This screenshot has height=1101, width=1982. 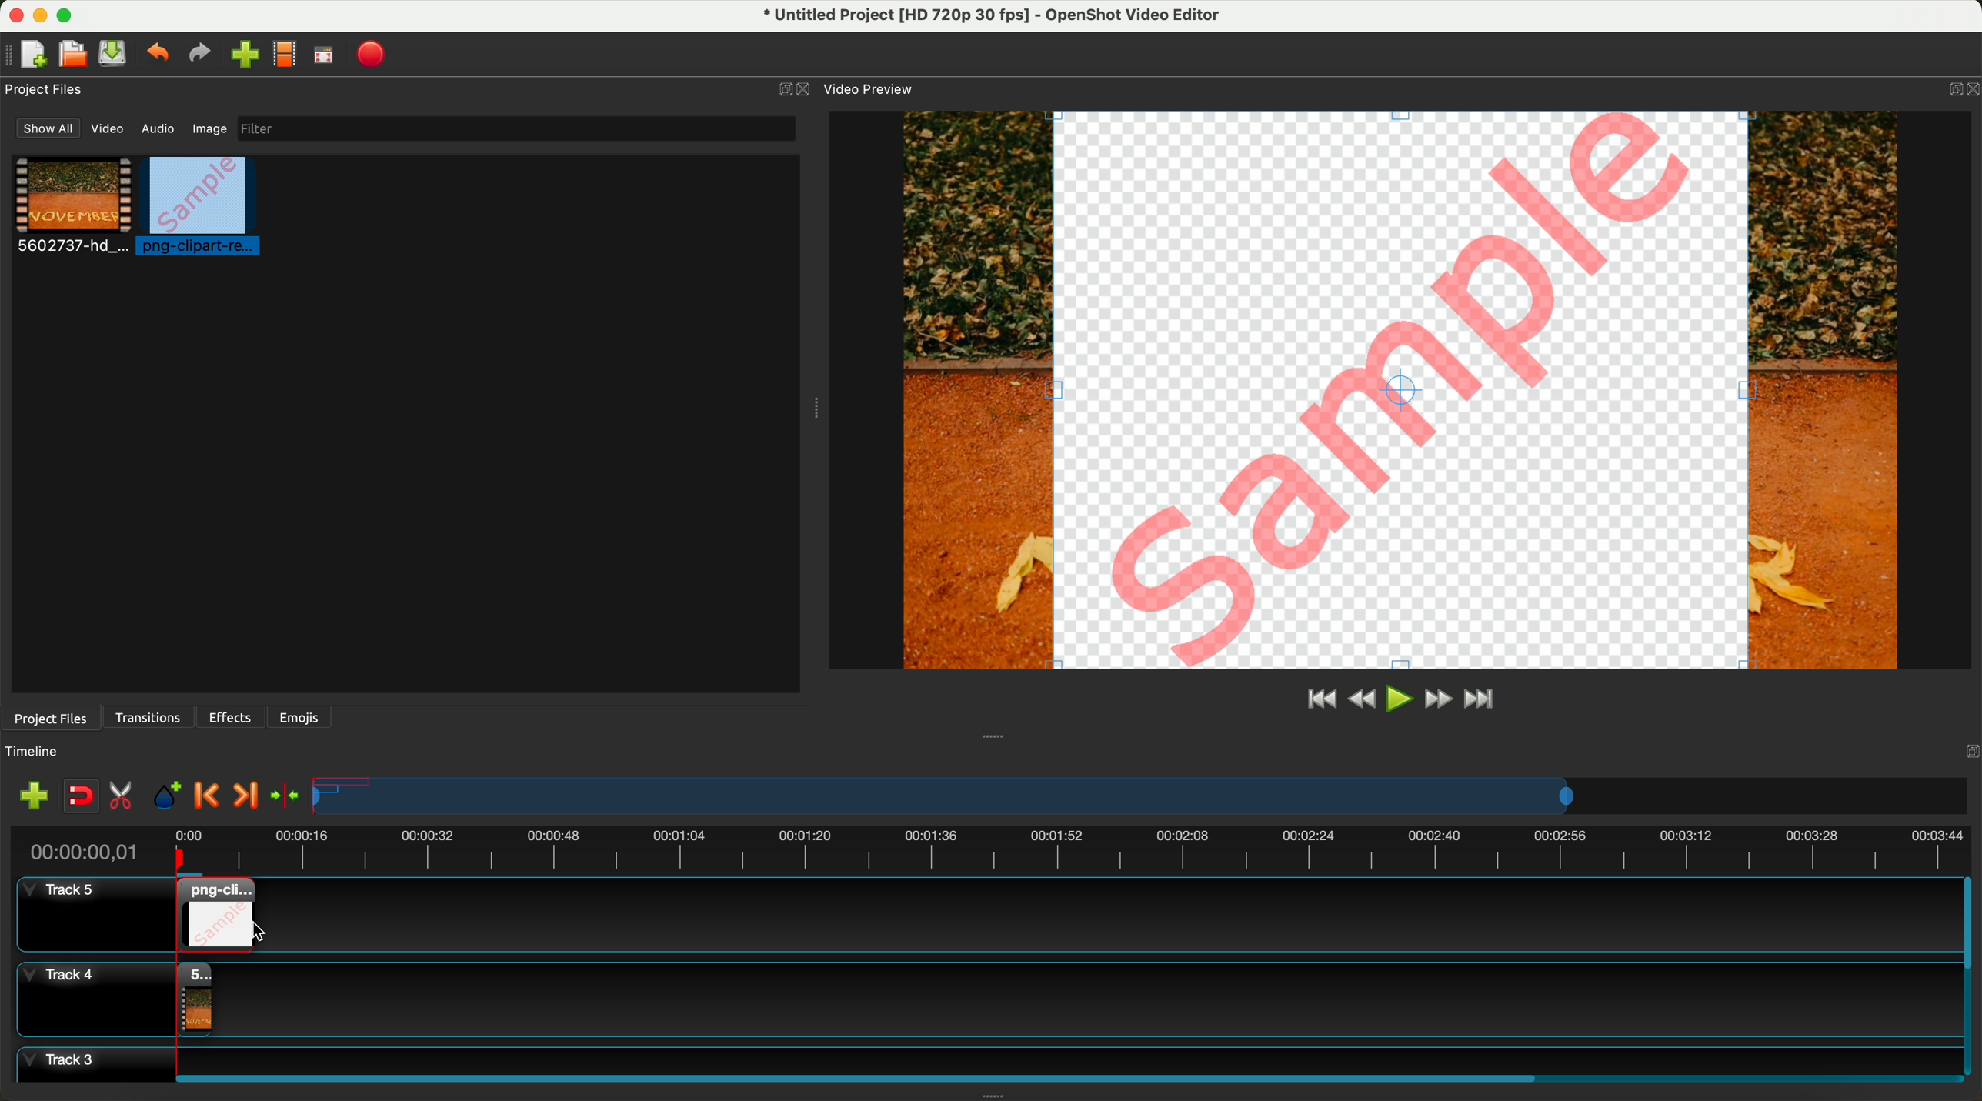 What do you see at coordinates (158, 128) in the screenshot?
I see `audio` at bounding box center [158, 128].